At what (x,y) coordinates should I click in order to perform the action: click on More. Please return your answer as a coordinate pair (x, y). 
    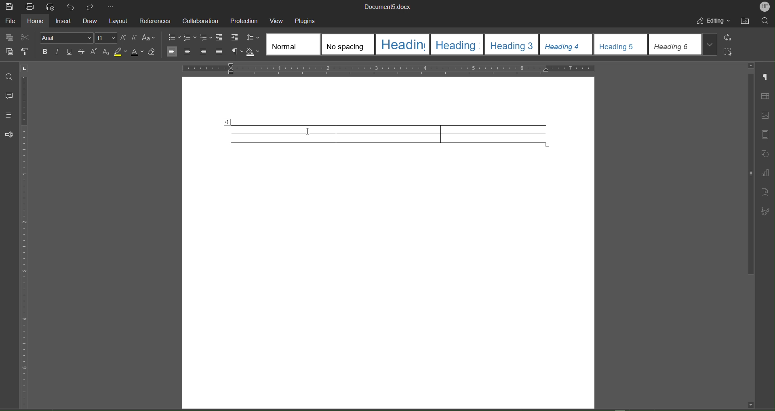
    Looking at the image, I should click on (112, 7).